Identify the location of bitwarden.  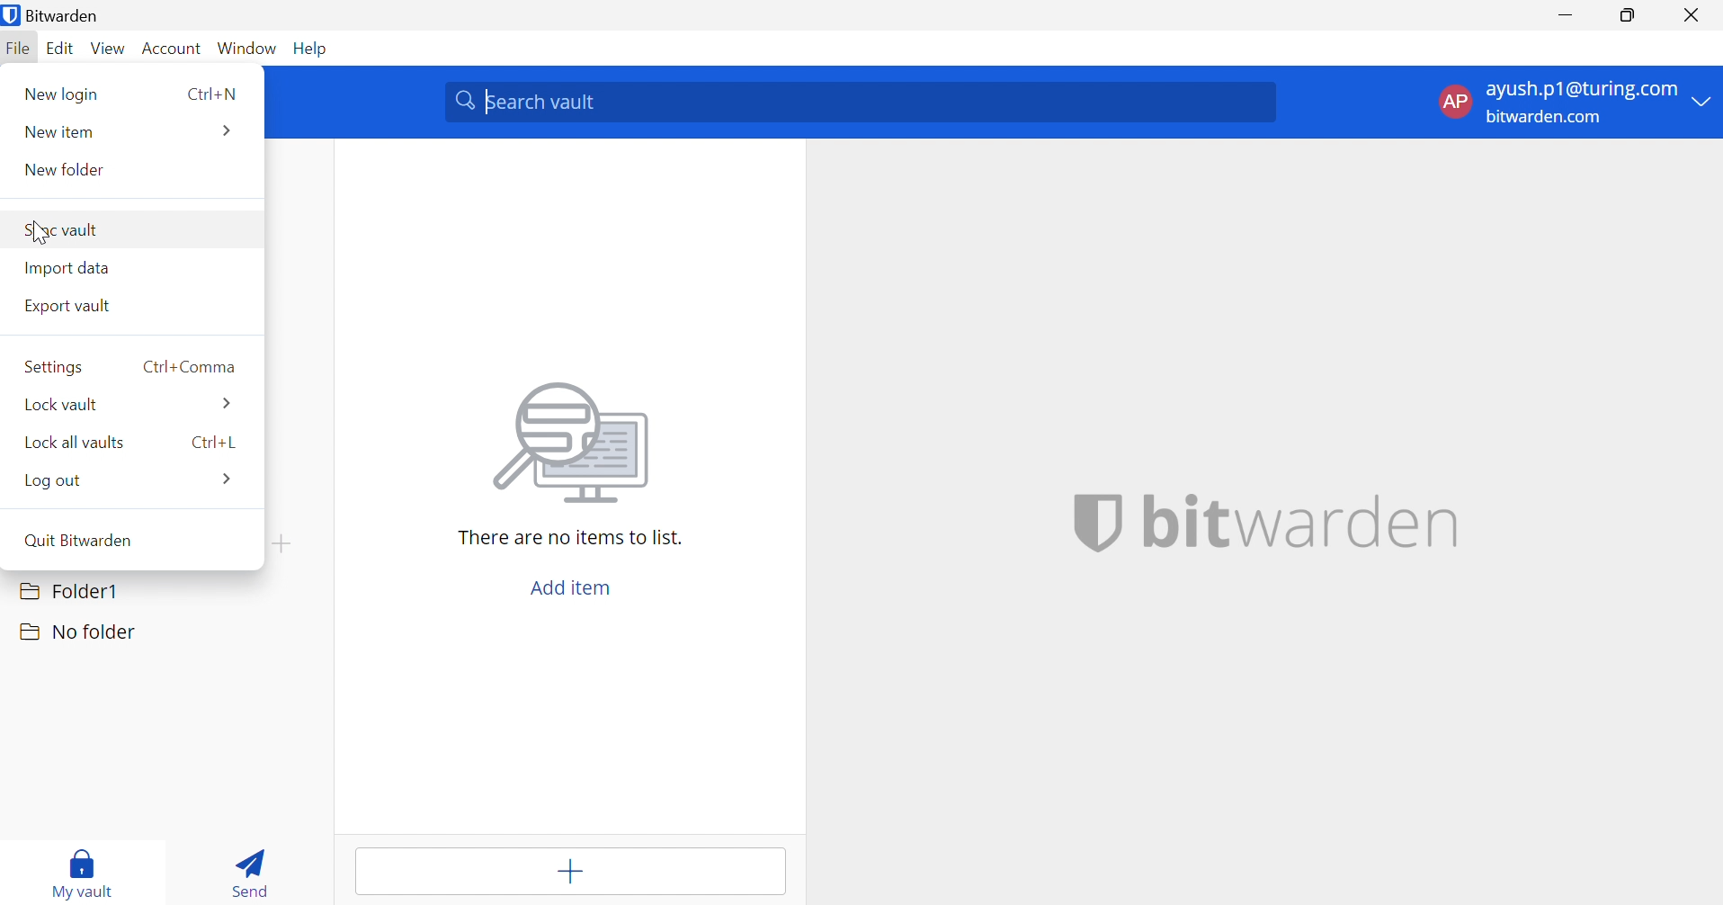
(1302, 518).